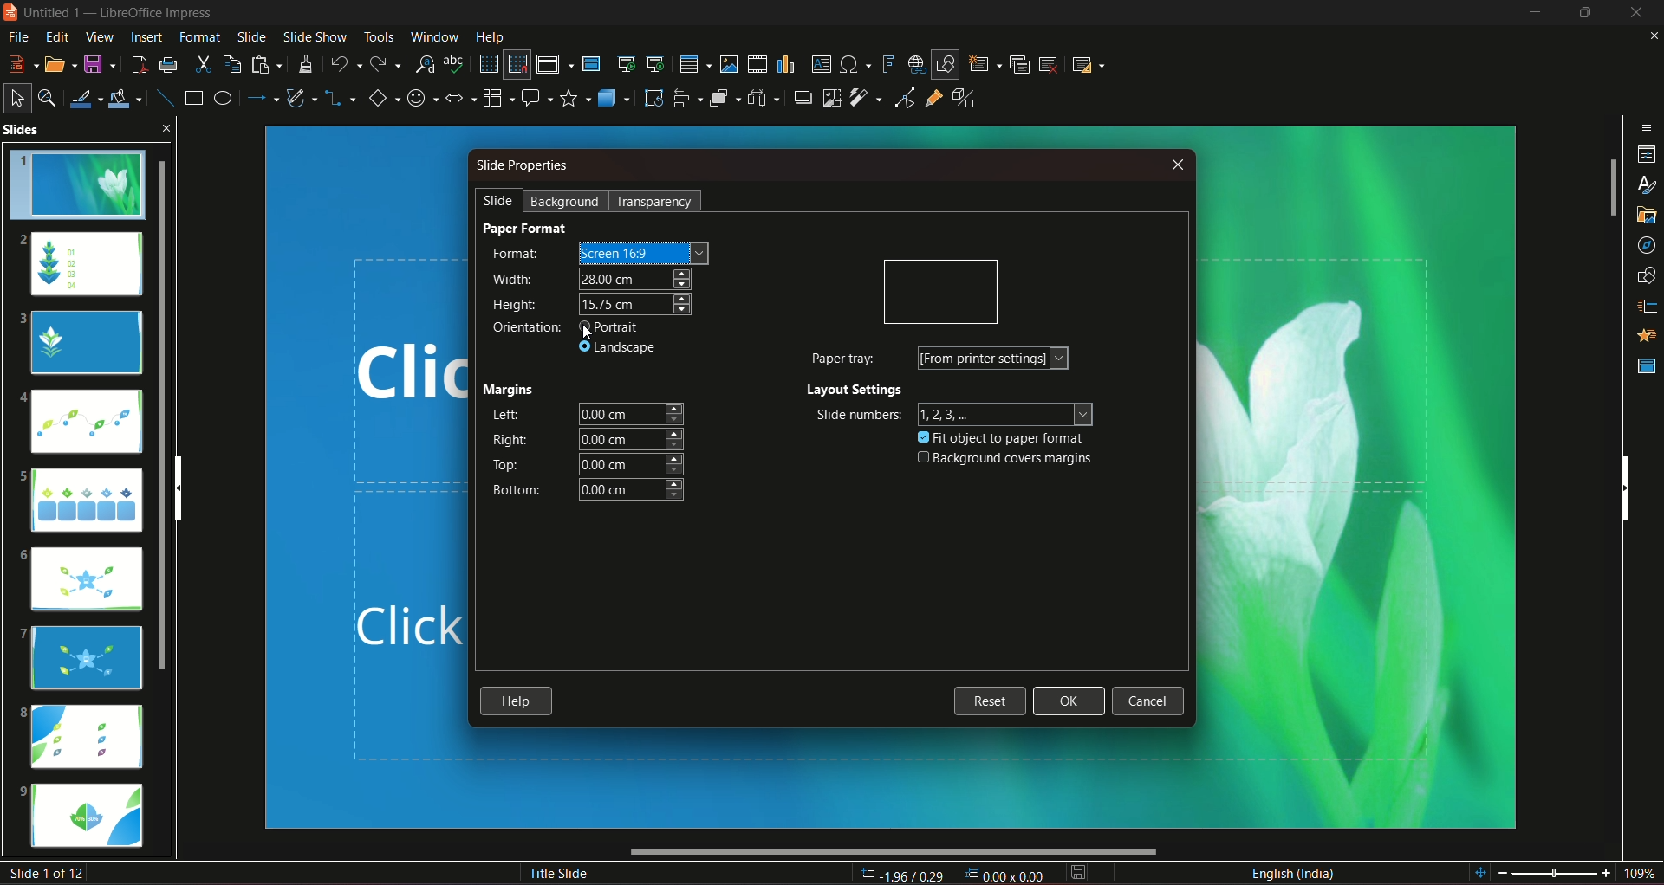 The width and height of the screenshot is (1664, 885). I want to click on reset, so click(986, 700).